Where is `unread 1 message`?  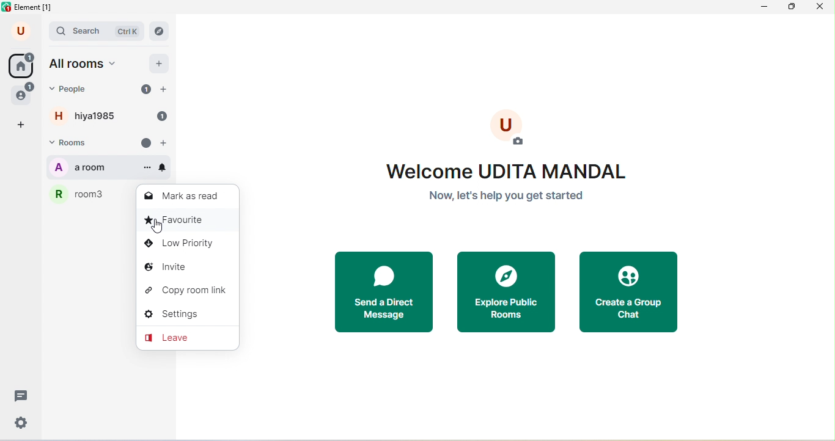
unread 1 message is located at coordinates (145, 89).